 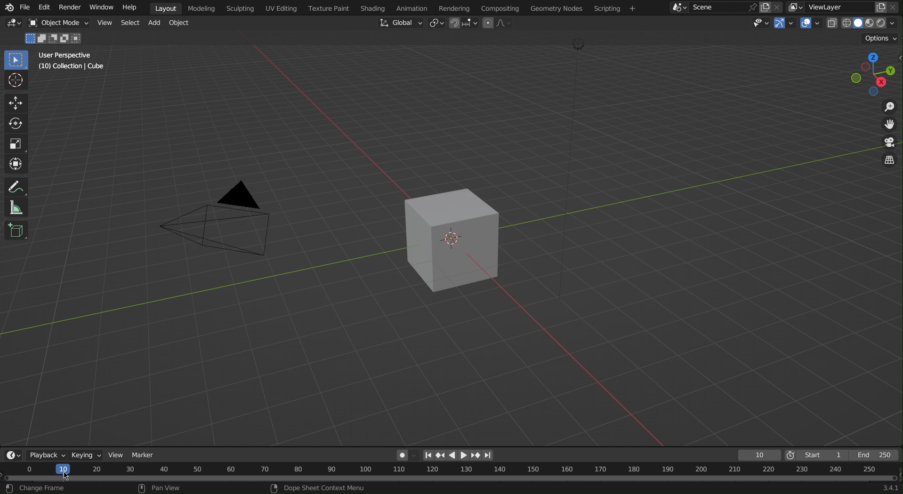 What do you see at coordinates (181, 24) in the screenshot?
I see `Object` at bounding box center [181, 24].